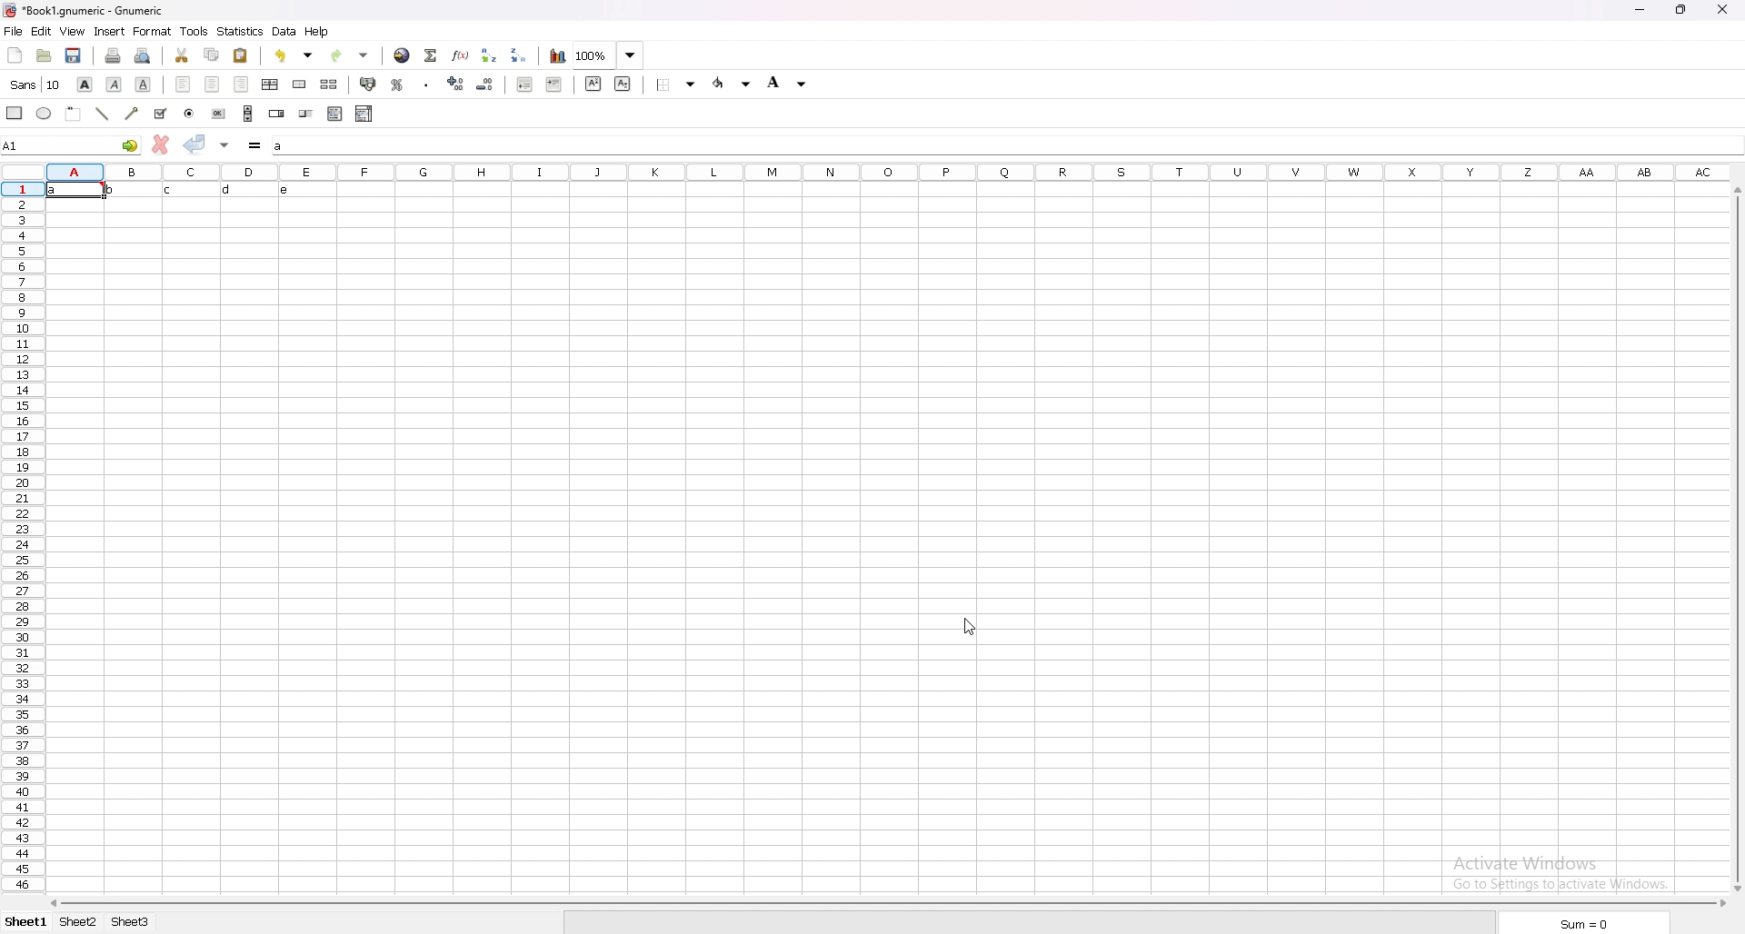 The width and height of the screenshot is (1745, 934). Describe the element at coordinates (485, 84) in the screenshot. I see `decrease decimals` at that location.